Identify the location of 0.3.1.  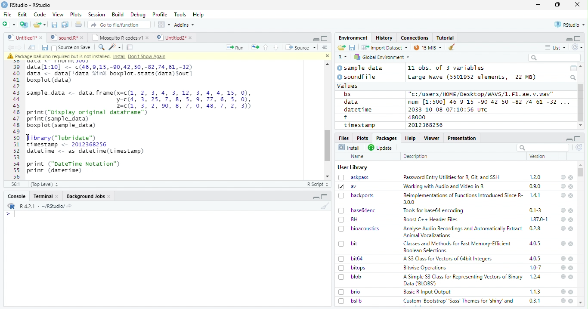
(535, 300).